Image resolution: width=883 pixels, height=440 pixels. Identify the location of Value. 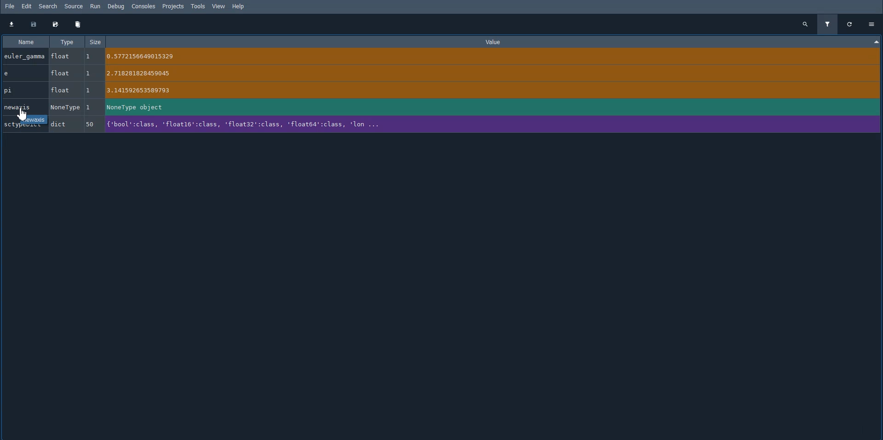
(495, 41).